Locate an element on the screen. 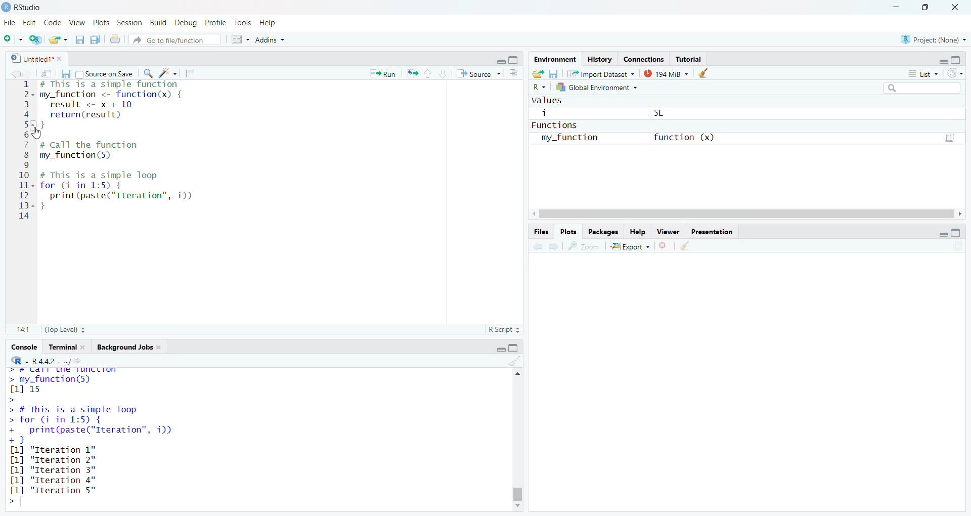 The width and height of the screenshot is (971, 516). language select is located at coordinates (15, 360).